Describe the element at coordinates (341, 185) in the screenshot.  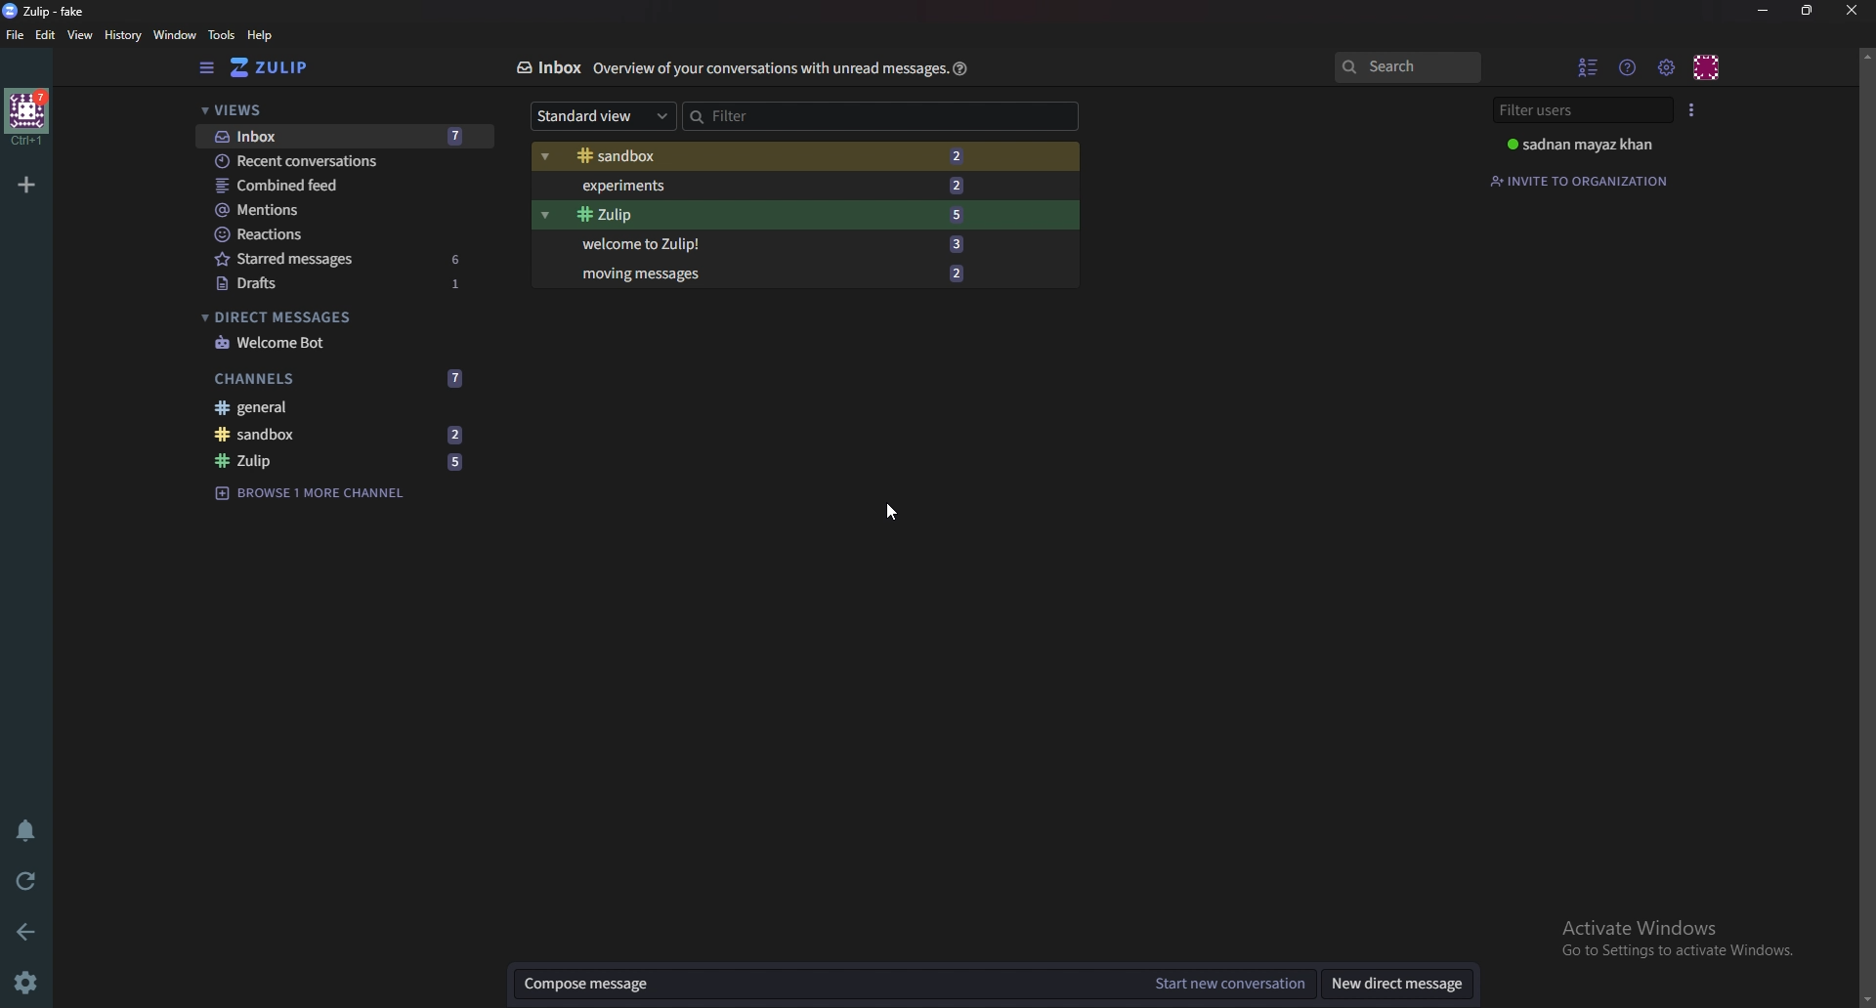
I see `Combined feed` at that location.